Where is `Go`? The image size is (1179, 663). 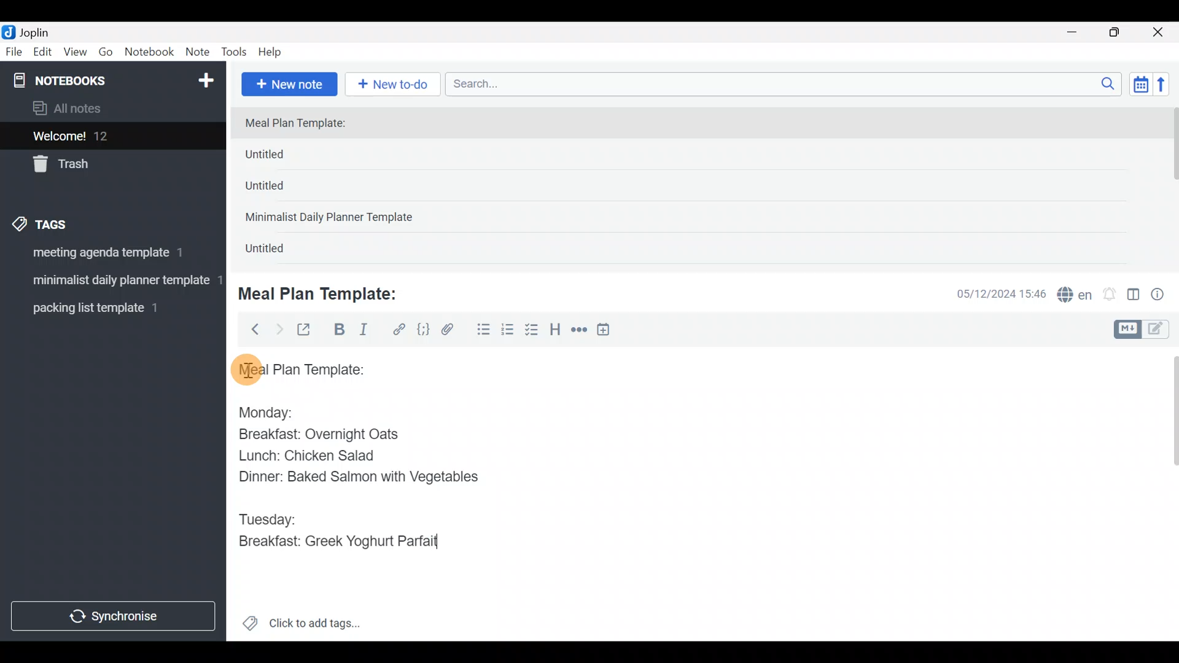
Go is located at coordinates (106, 55).